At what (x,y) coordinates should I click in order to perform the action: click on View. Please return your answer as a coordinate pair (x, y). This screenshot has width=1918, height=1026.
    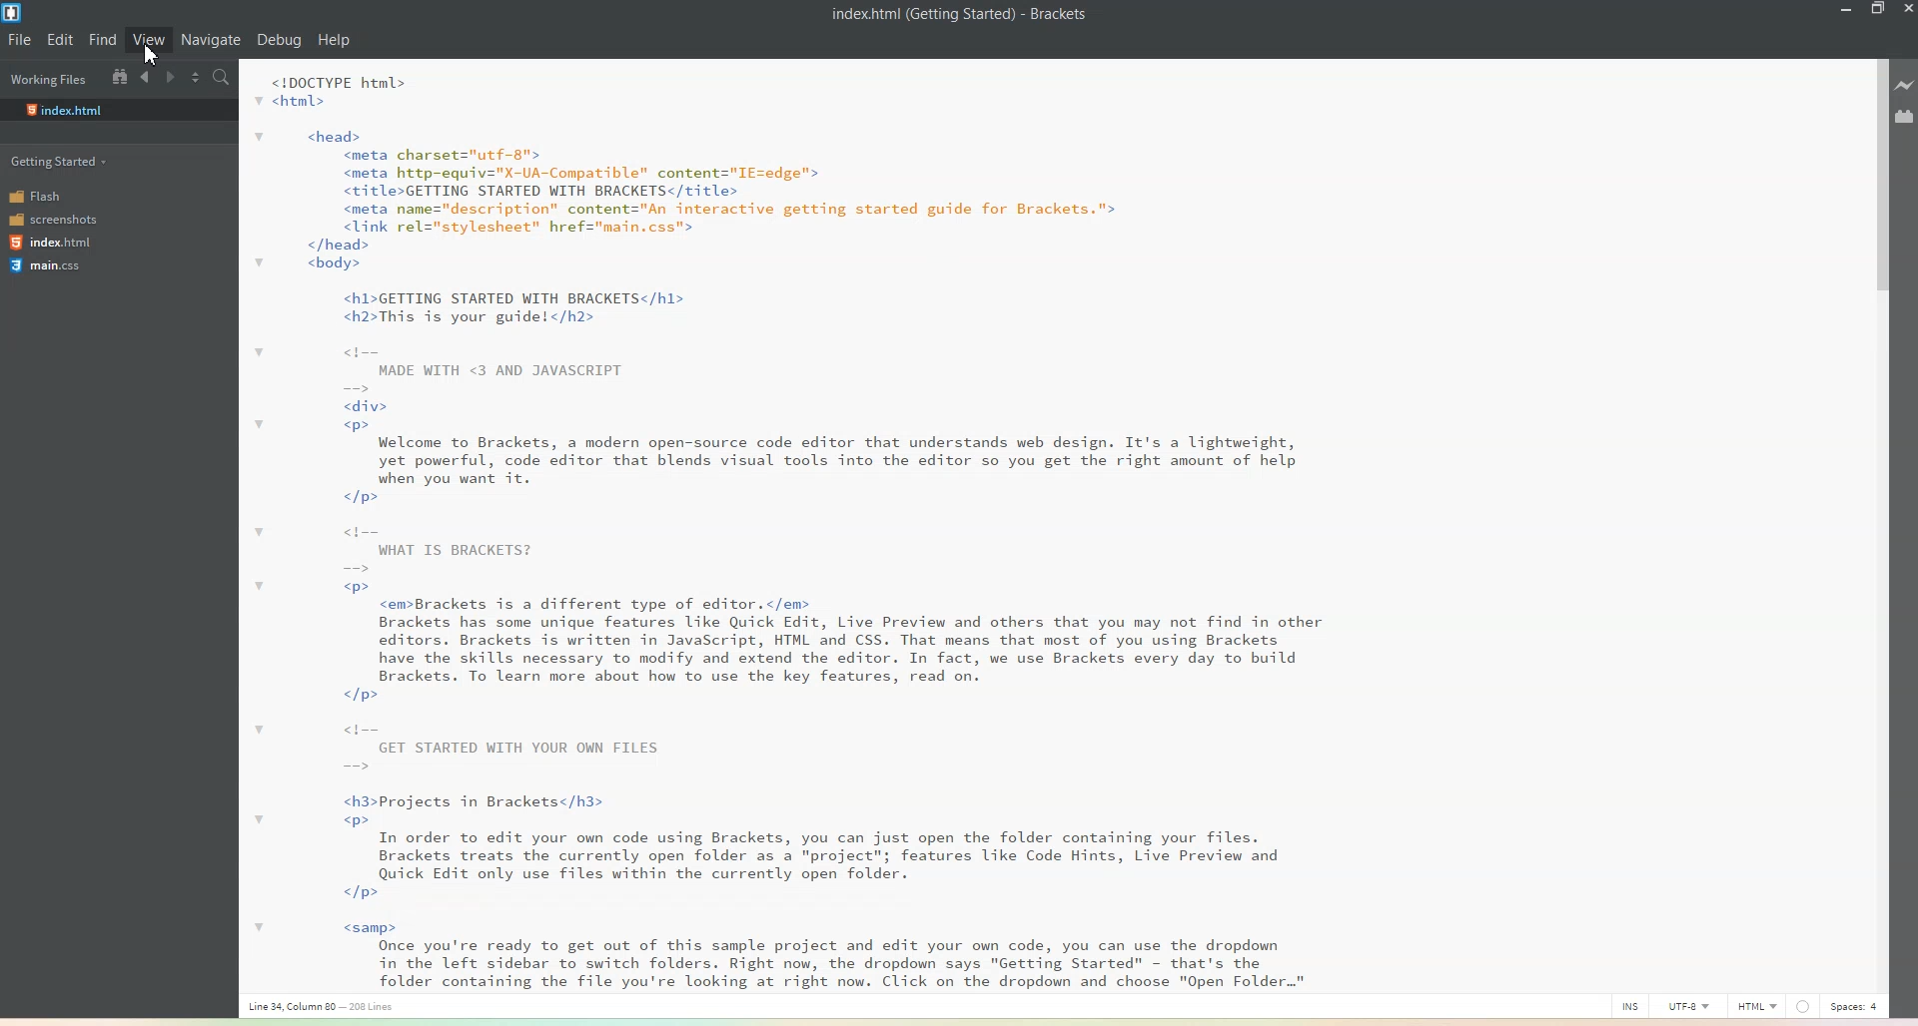
    Looking at the image, I should click on (149, 39).